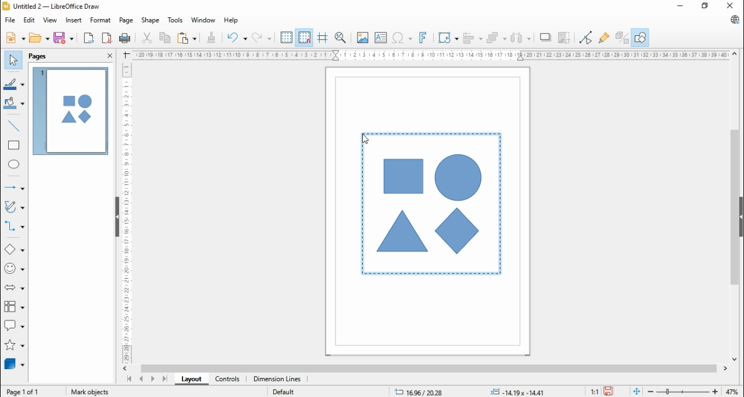  Describe the element at coordinates (679, 6) in the screenshot. I see `minimize` at that location.